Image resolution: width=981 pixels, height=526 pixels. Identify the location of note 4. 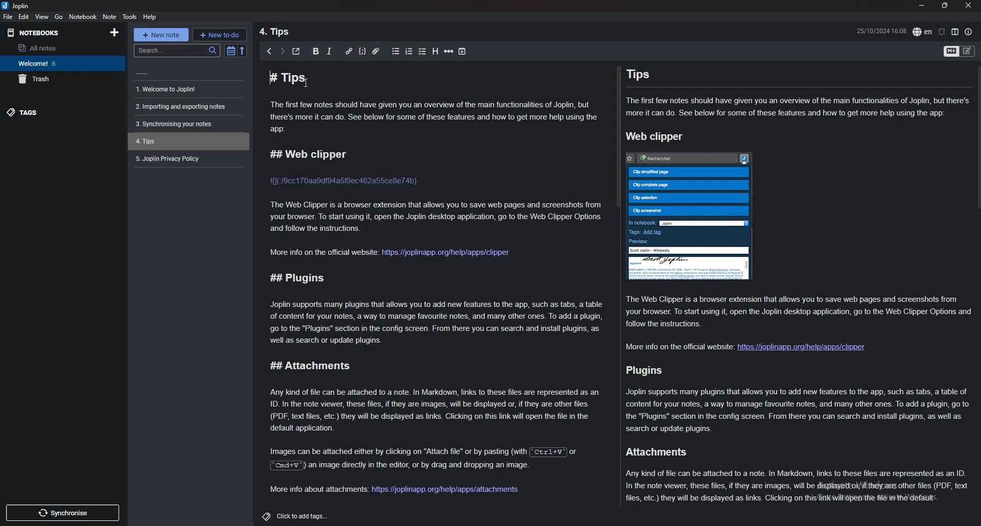
(187, 124).